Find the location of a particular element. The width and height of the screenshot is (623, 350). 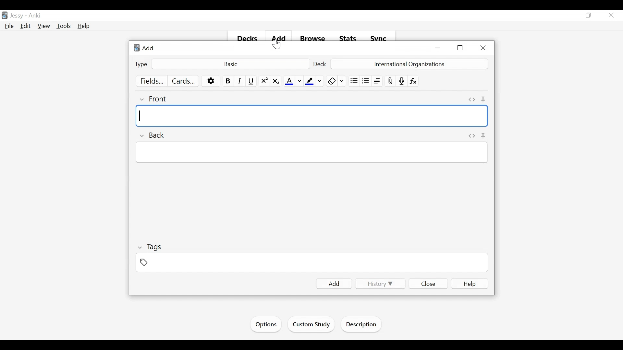

Change Color is located at coordinates (320, 81).